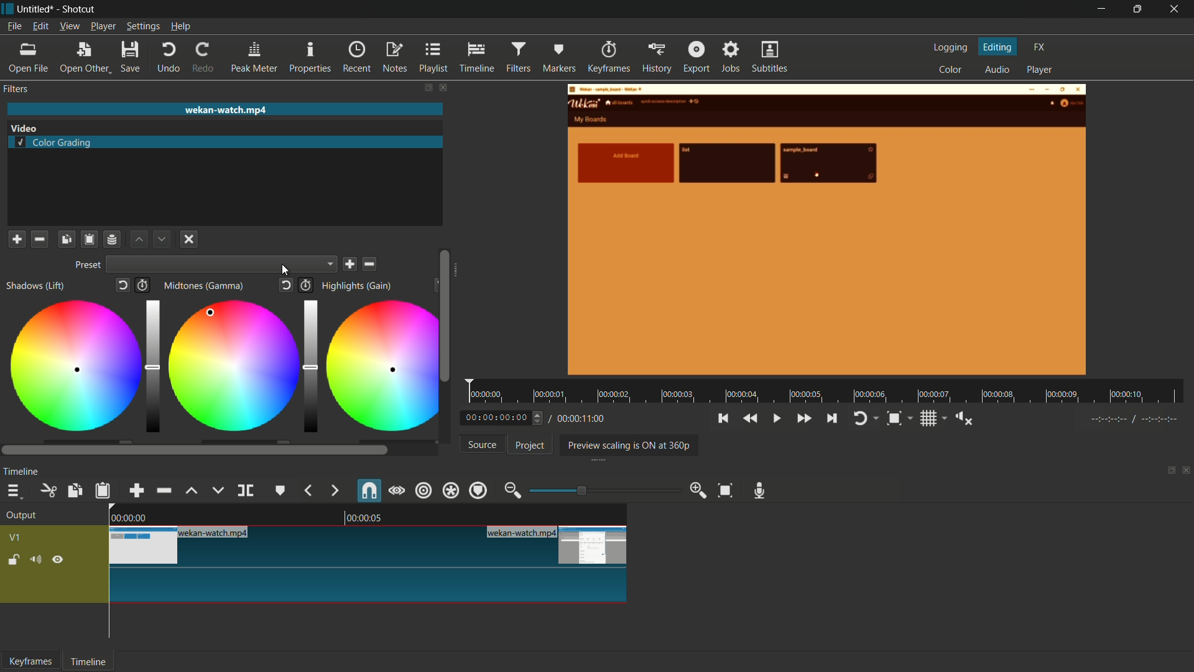 Image resolution: width=1194 pixels, height=672 pixels. Describe the element at coordinates (162, 238) in the screenshot. I see `move filter down` at that location.